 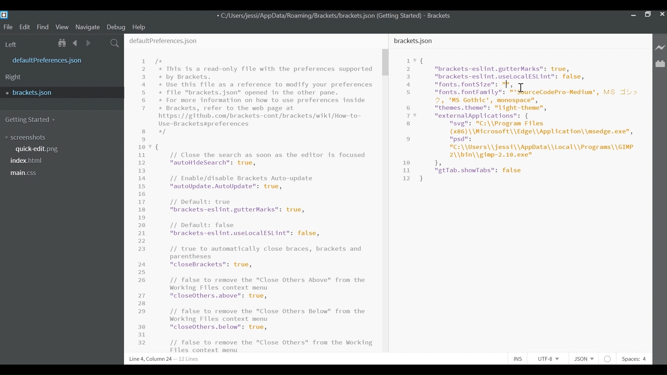 What do you see at coordinates (522, 88) in the screenshot?
I see `cursor` at bounding box center [522, 88].